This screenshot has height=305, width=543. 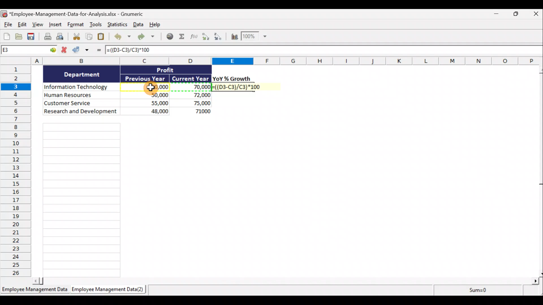 I want to click on Scroll bar, so click(x=540, y=171).